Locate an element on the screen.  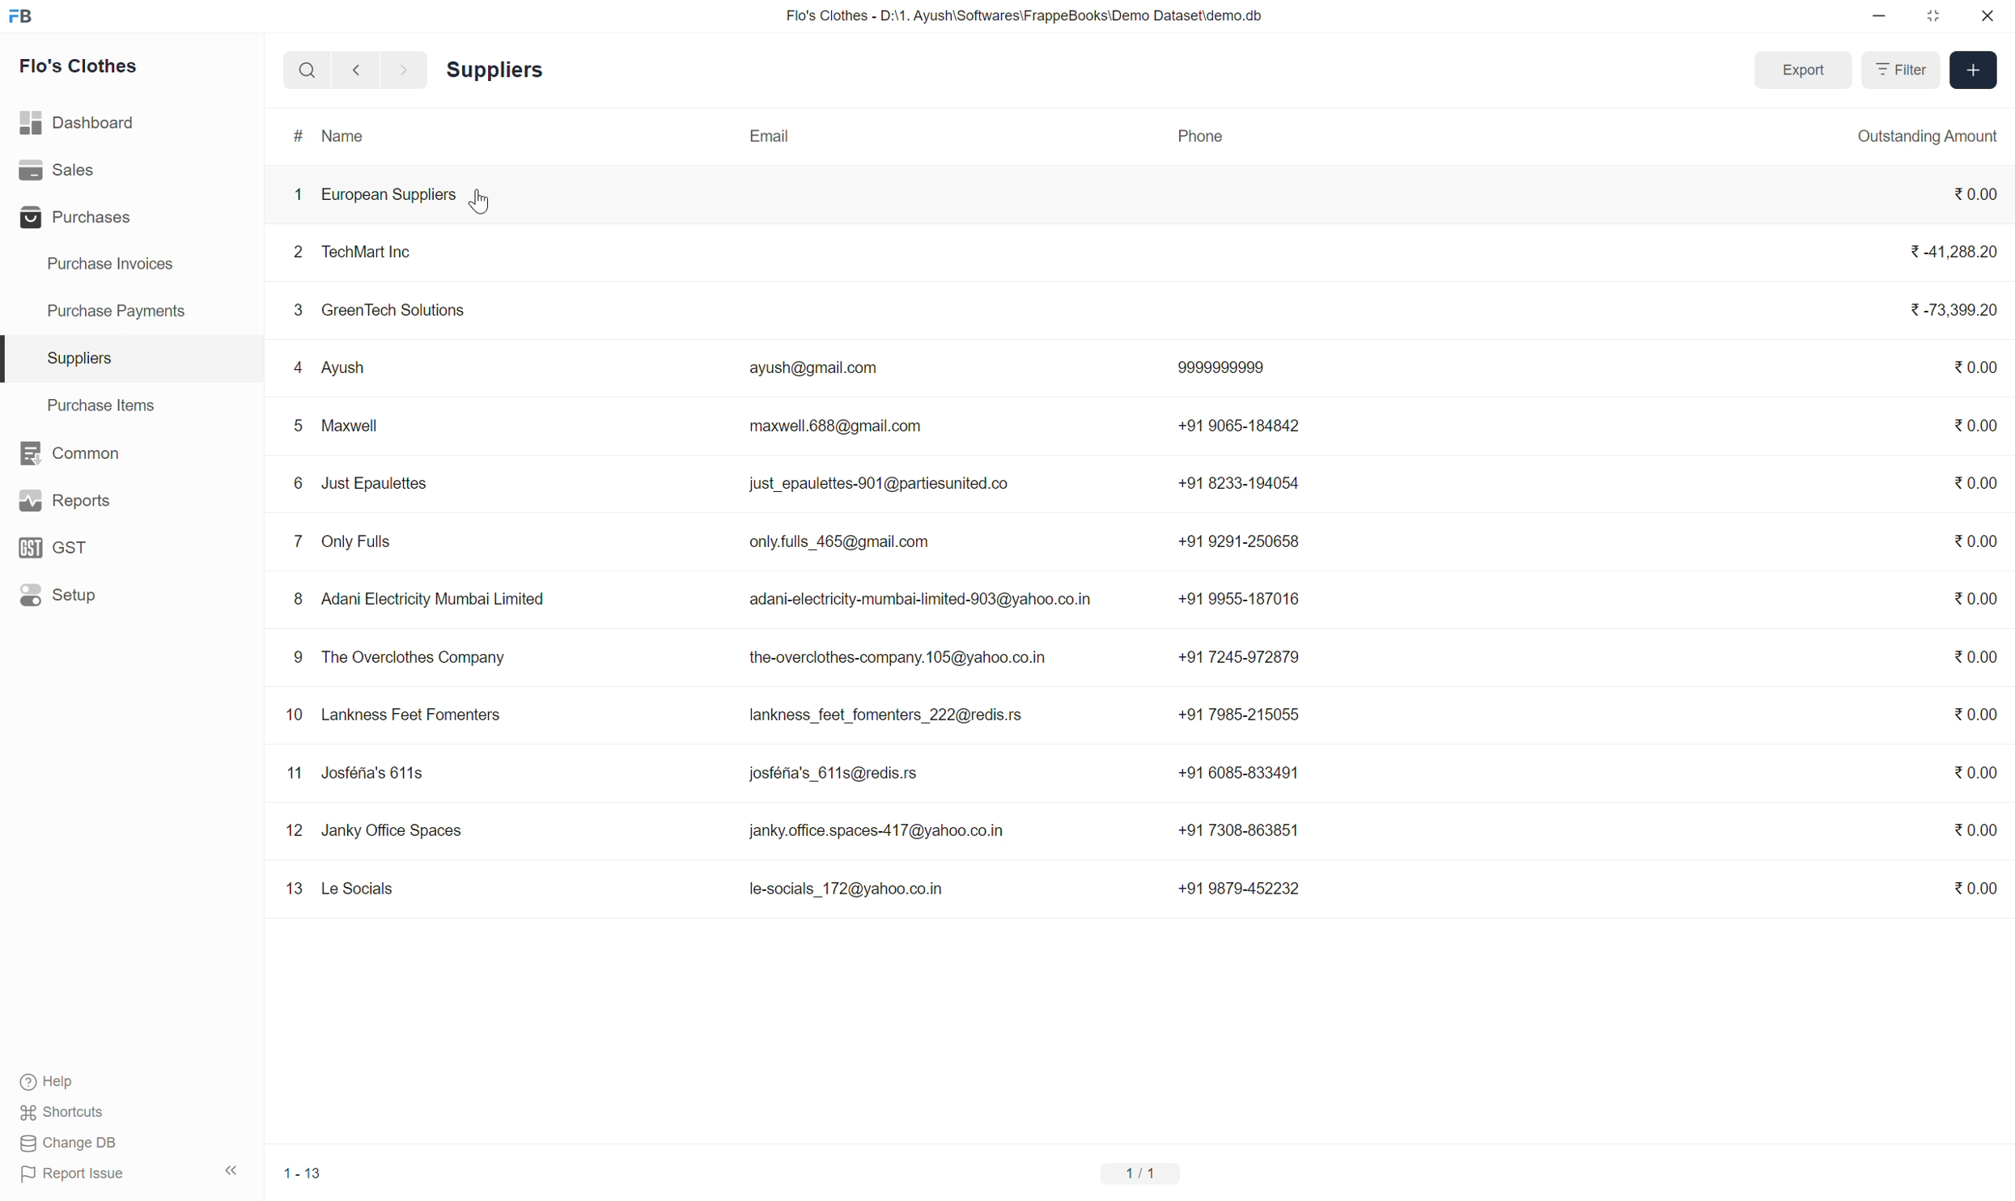
Reports is located at coordinates (58, 492).